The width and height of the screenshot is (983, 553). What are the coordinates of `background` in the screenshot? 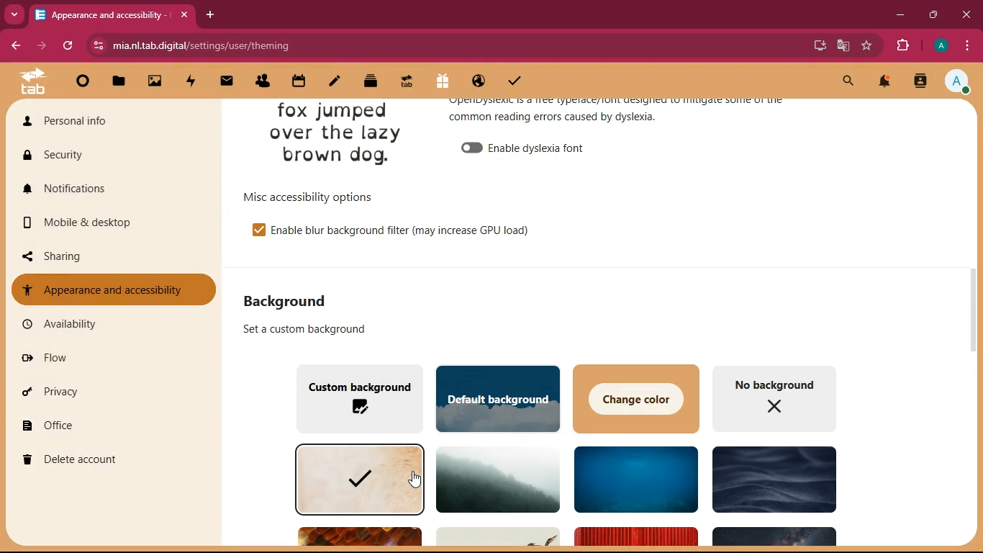 It's located at (633, 479).